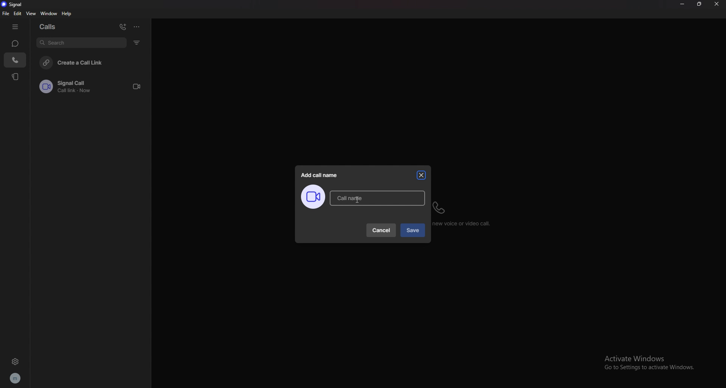 This screenshot has height=388, width=726. I want to click on hide tab, so click(15, 27).